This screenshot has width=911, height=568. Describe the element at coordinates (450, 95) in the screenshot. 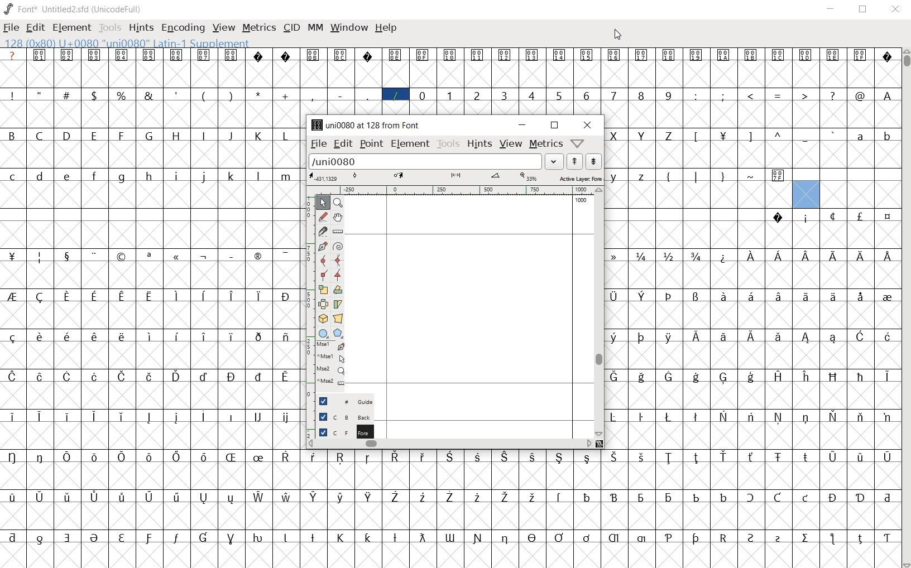

I see `glyph` at that location.